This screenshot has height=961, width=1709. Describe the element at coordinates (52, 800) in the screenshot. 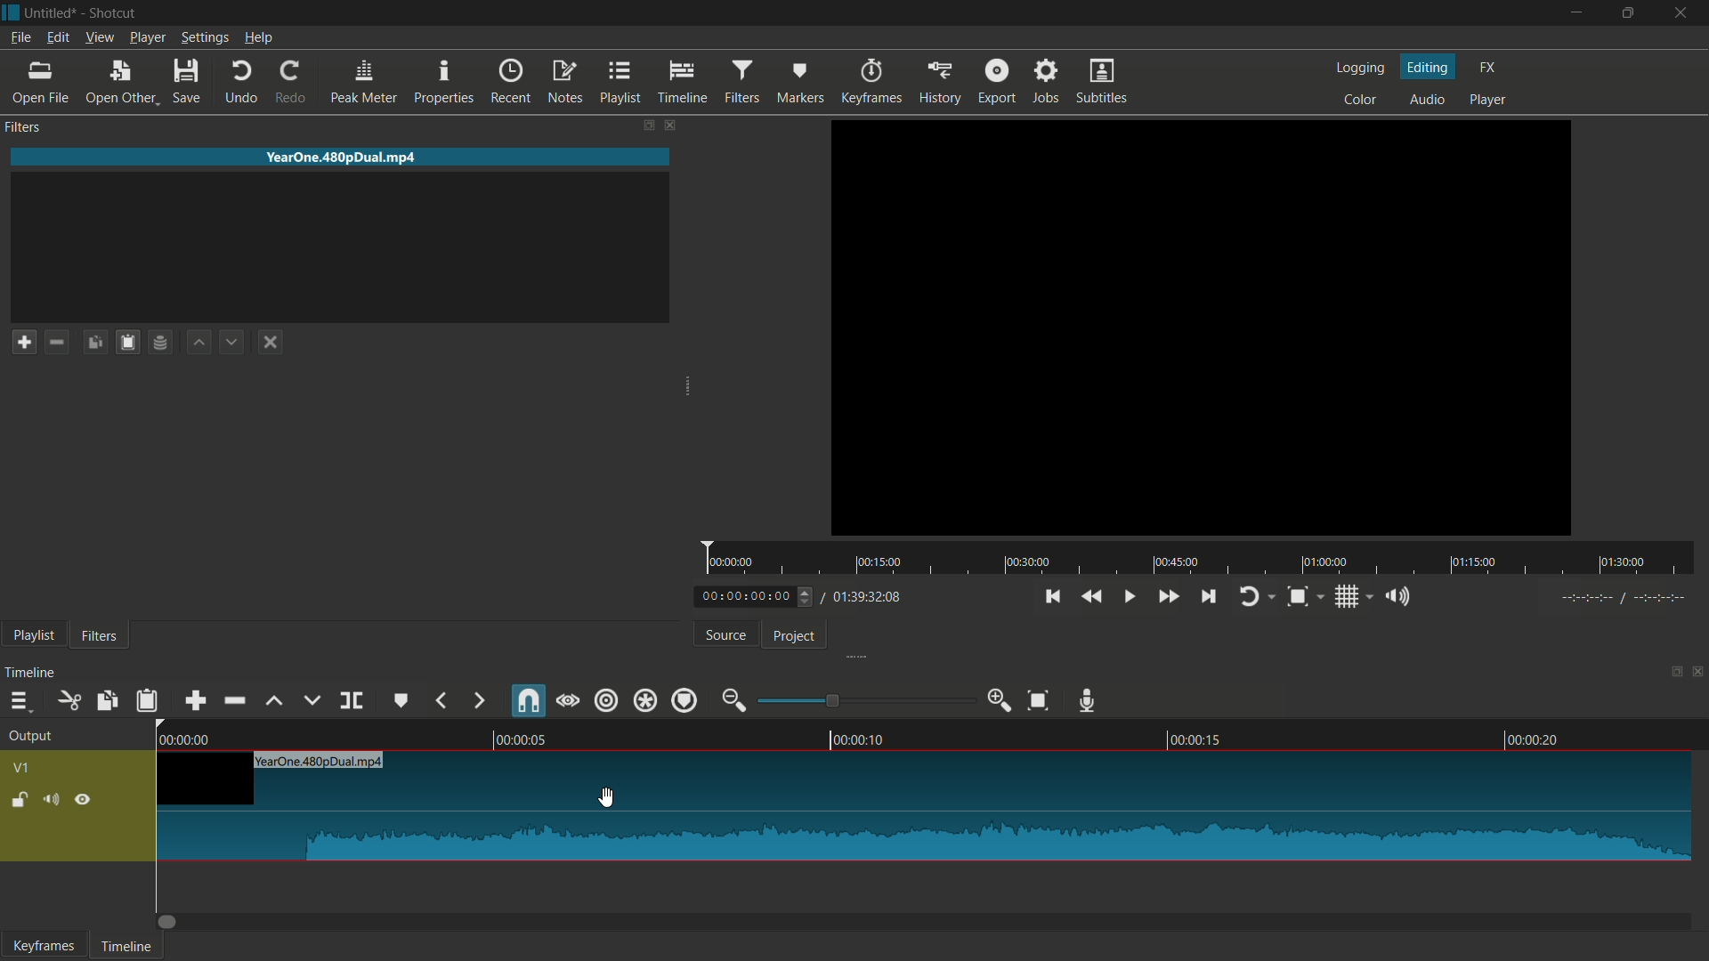

I see `mute` at that location.